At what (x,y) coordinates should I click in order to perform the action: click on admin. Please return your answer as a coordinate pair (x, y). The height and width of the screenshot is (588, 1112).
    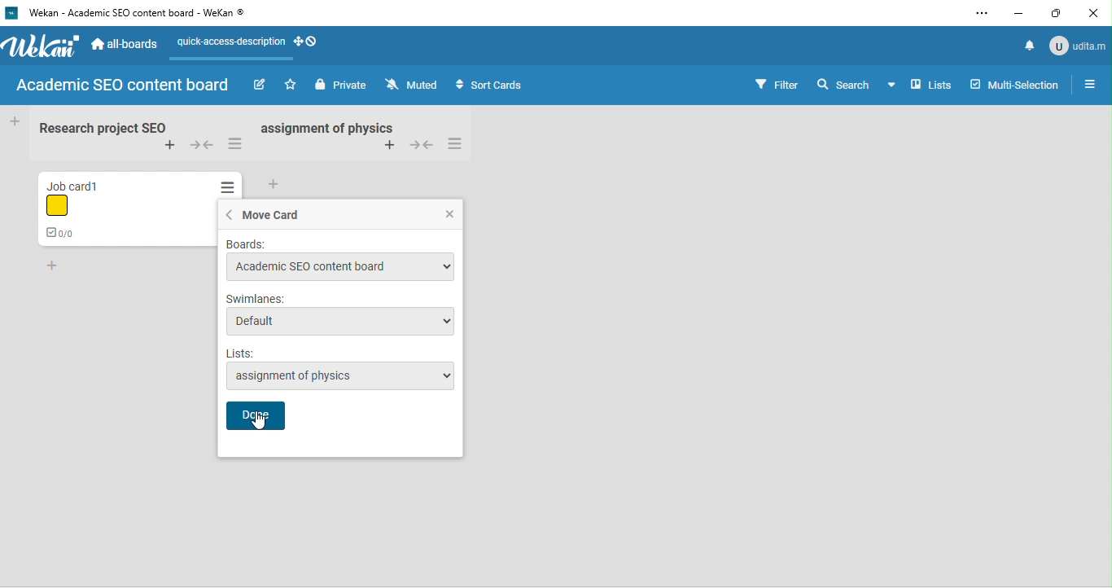
    Looking at the image, I should click on (1079, 45).